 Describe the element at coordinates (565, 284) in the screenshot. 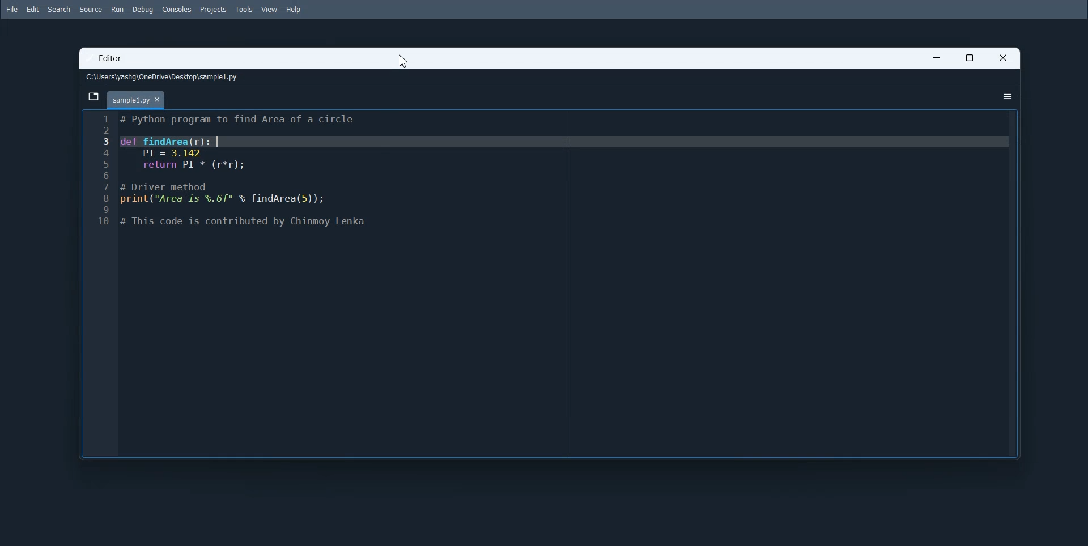

I see `# Function to find the area of a circle def findArea(r):     PI = 3.143     return PI * (r * r)  # Driver method radius = 5  # You can change the value of radius to test with different inputs print("Area is", findArea(radius))` at that location.